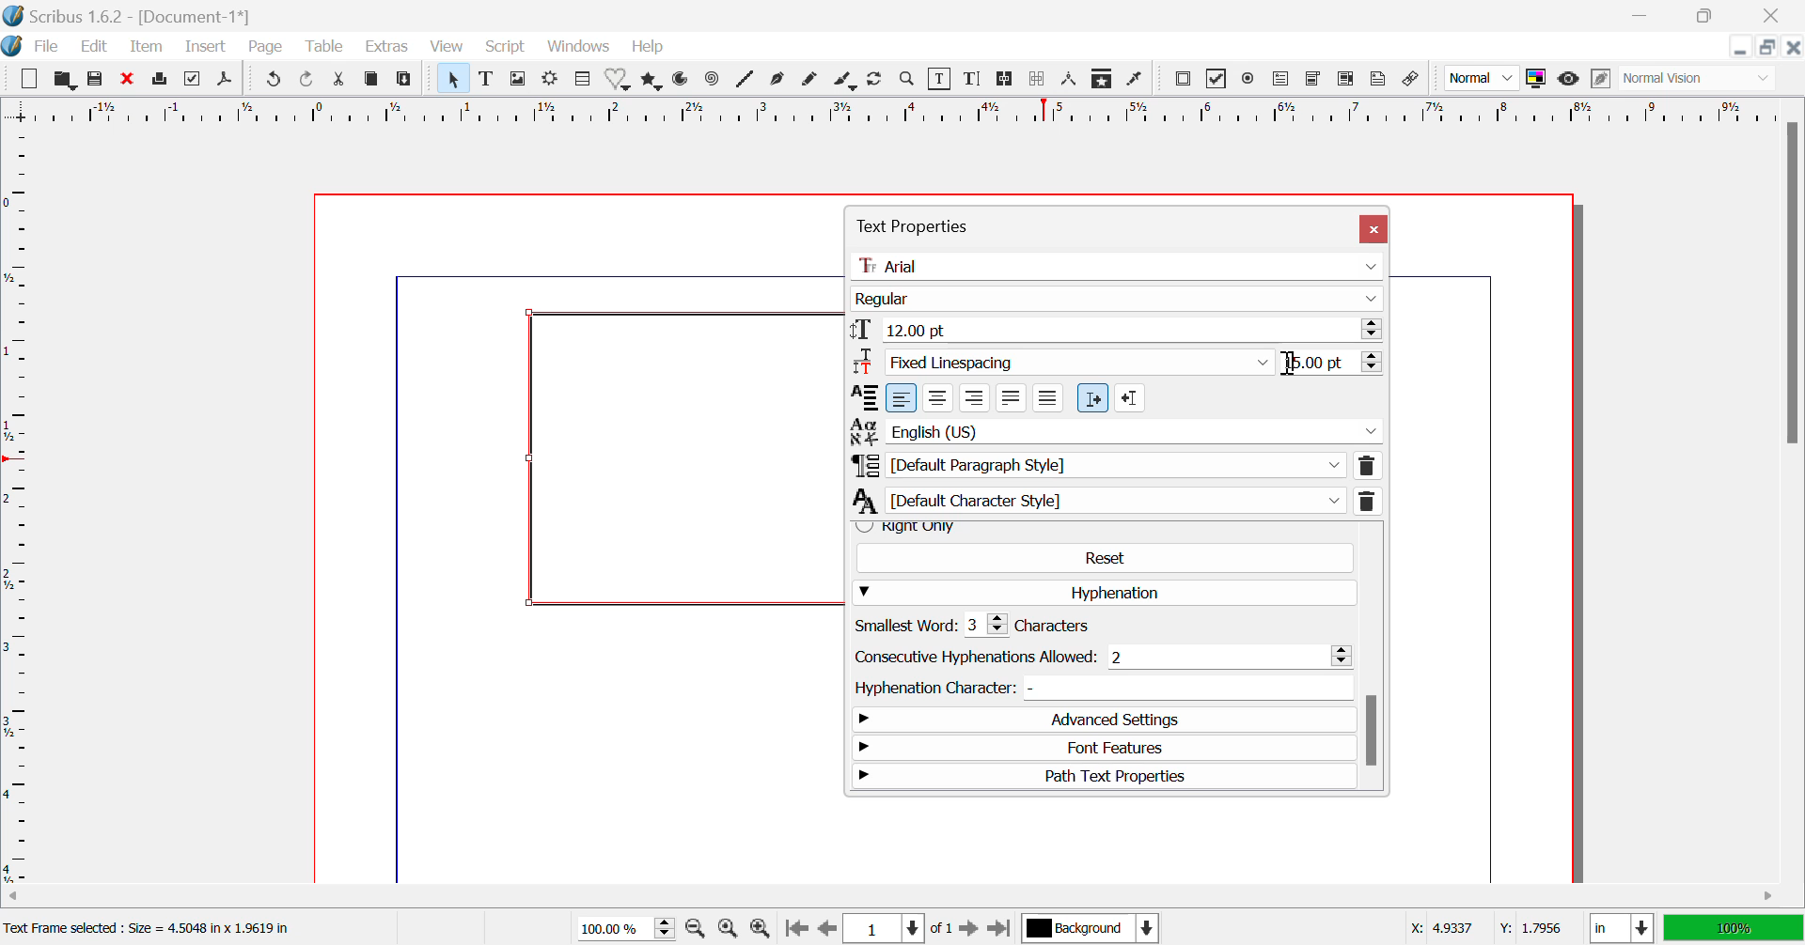  I want to click on Close, so click(1374, 229).